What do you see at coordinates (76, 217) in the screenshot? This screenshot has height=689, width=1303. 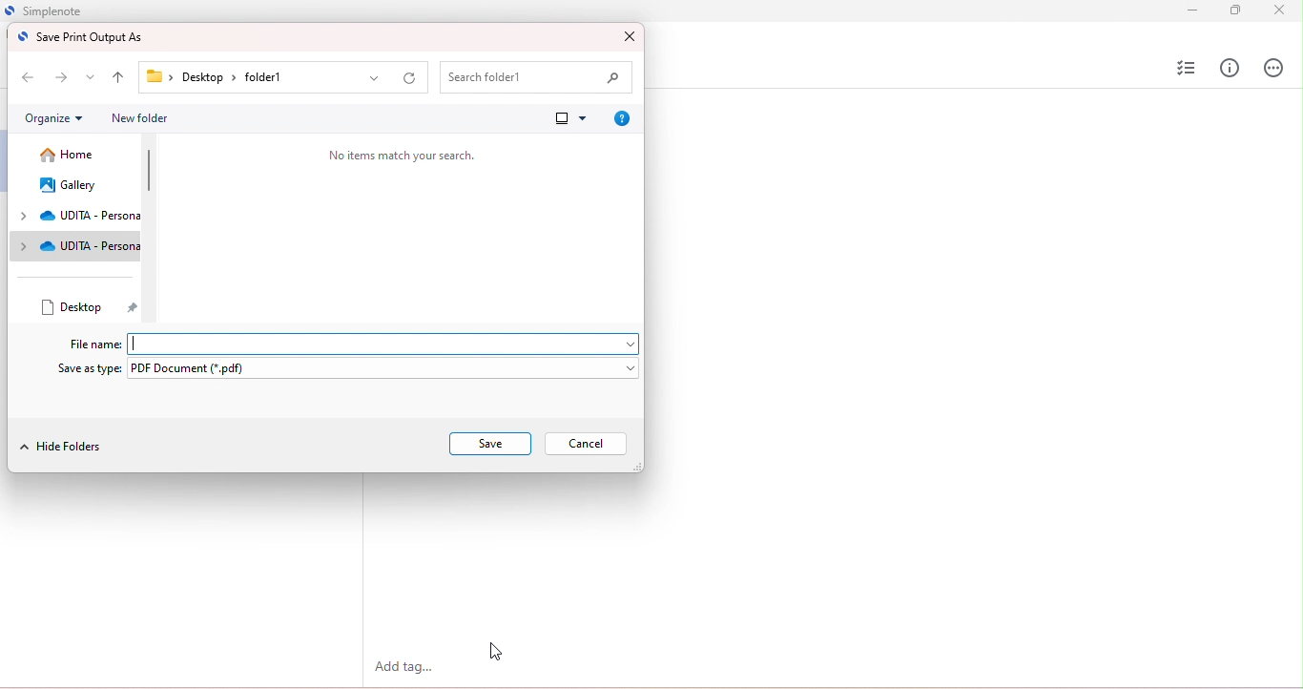 I see `udita-personal` at bounding box center [76, 217].